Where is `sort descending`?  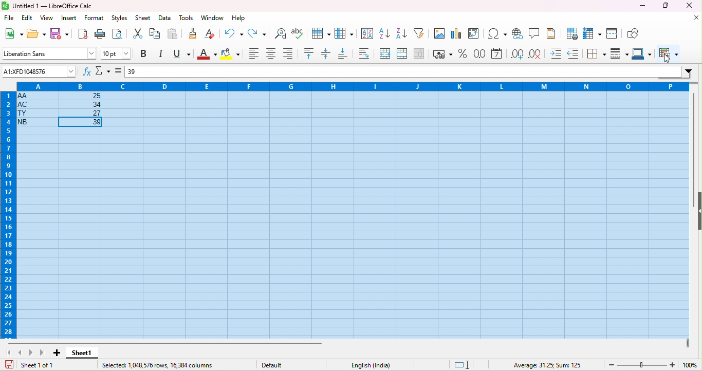
sort descending is located at coordinates (401, 32).